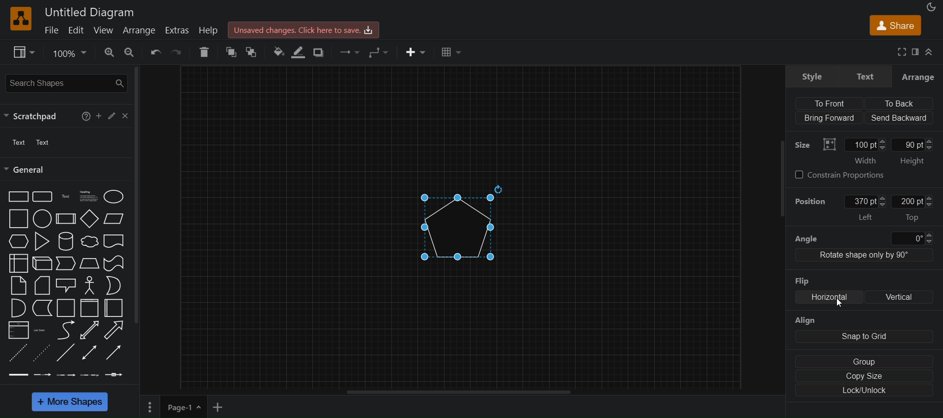 This screenshot has width=943, height=418. Describe the element at coordinates (864, 376) in the screenshot. I see `copy size` at that location.